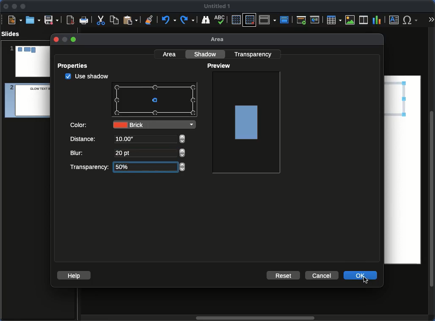 This screenshot has height=321, width=435. Describe the element at coordinates (432, 175) in the screenshot. I see `Scroll` at that location.